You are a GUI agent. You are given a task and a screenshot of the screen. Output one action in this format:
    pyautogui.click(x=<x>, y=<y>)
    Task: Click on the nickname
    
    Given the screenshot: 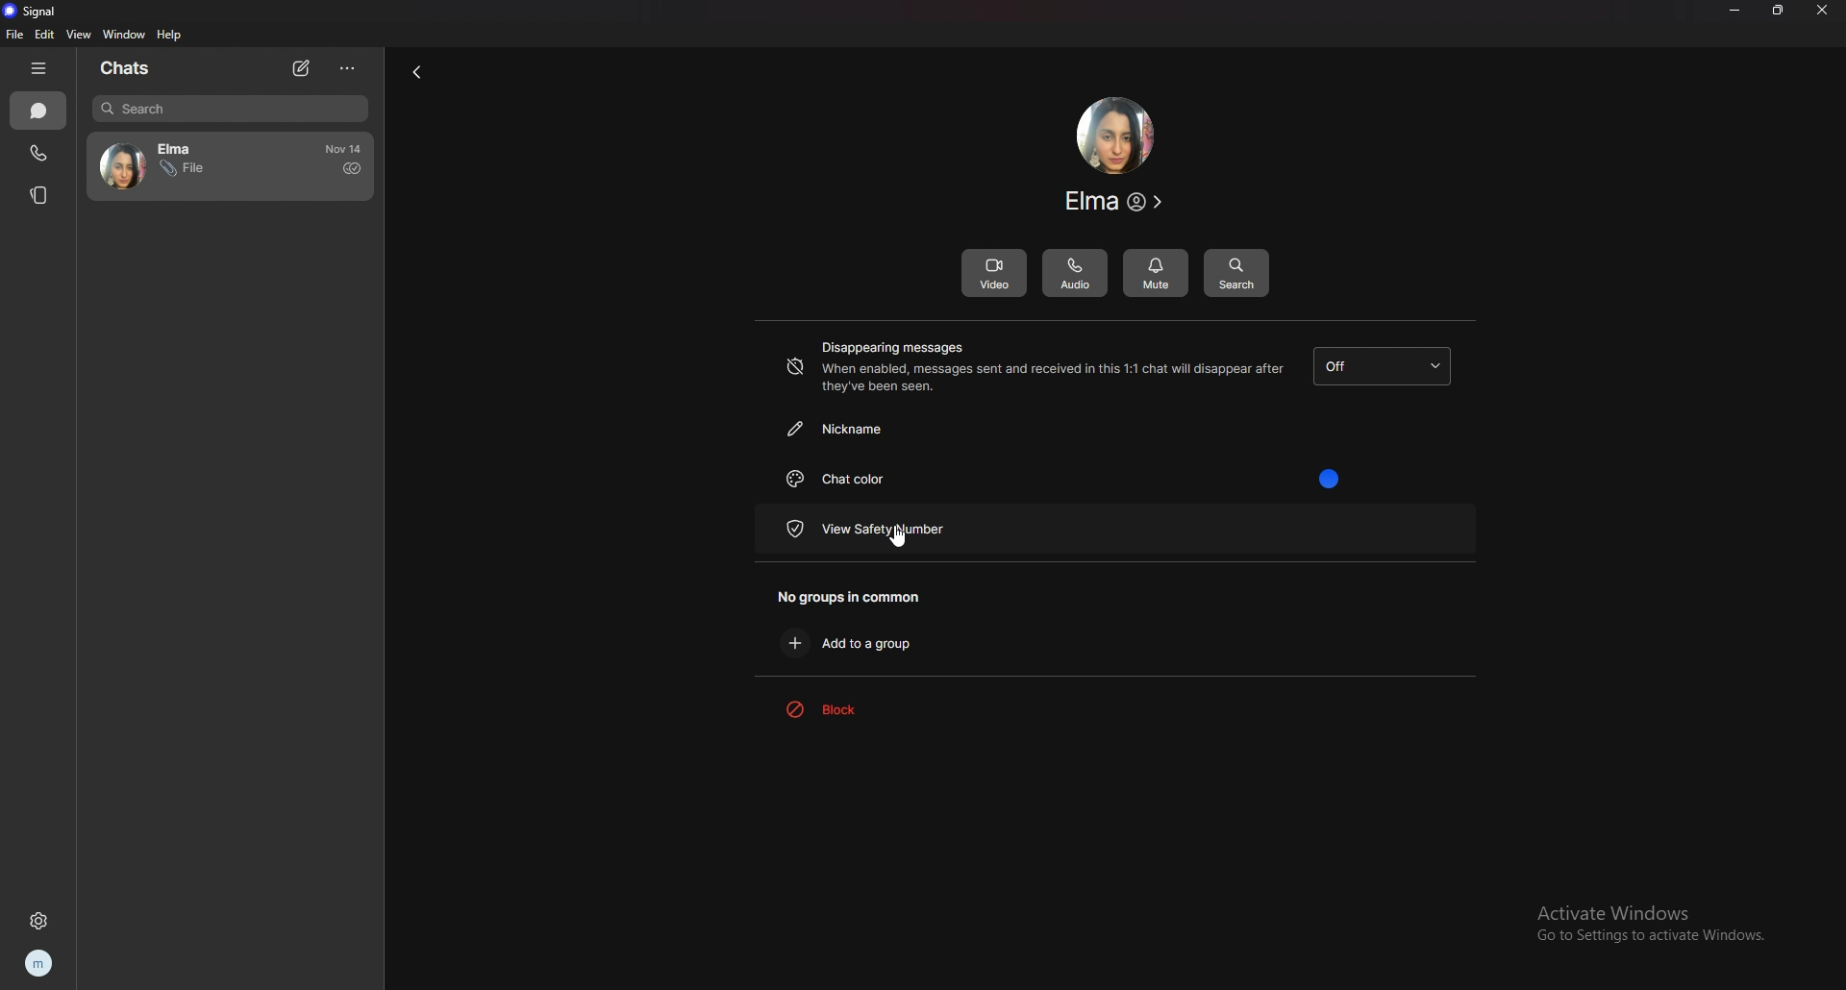 What is the action you would take?
    pyautogui.click(x=914, y=429)
    